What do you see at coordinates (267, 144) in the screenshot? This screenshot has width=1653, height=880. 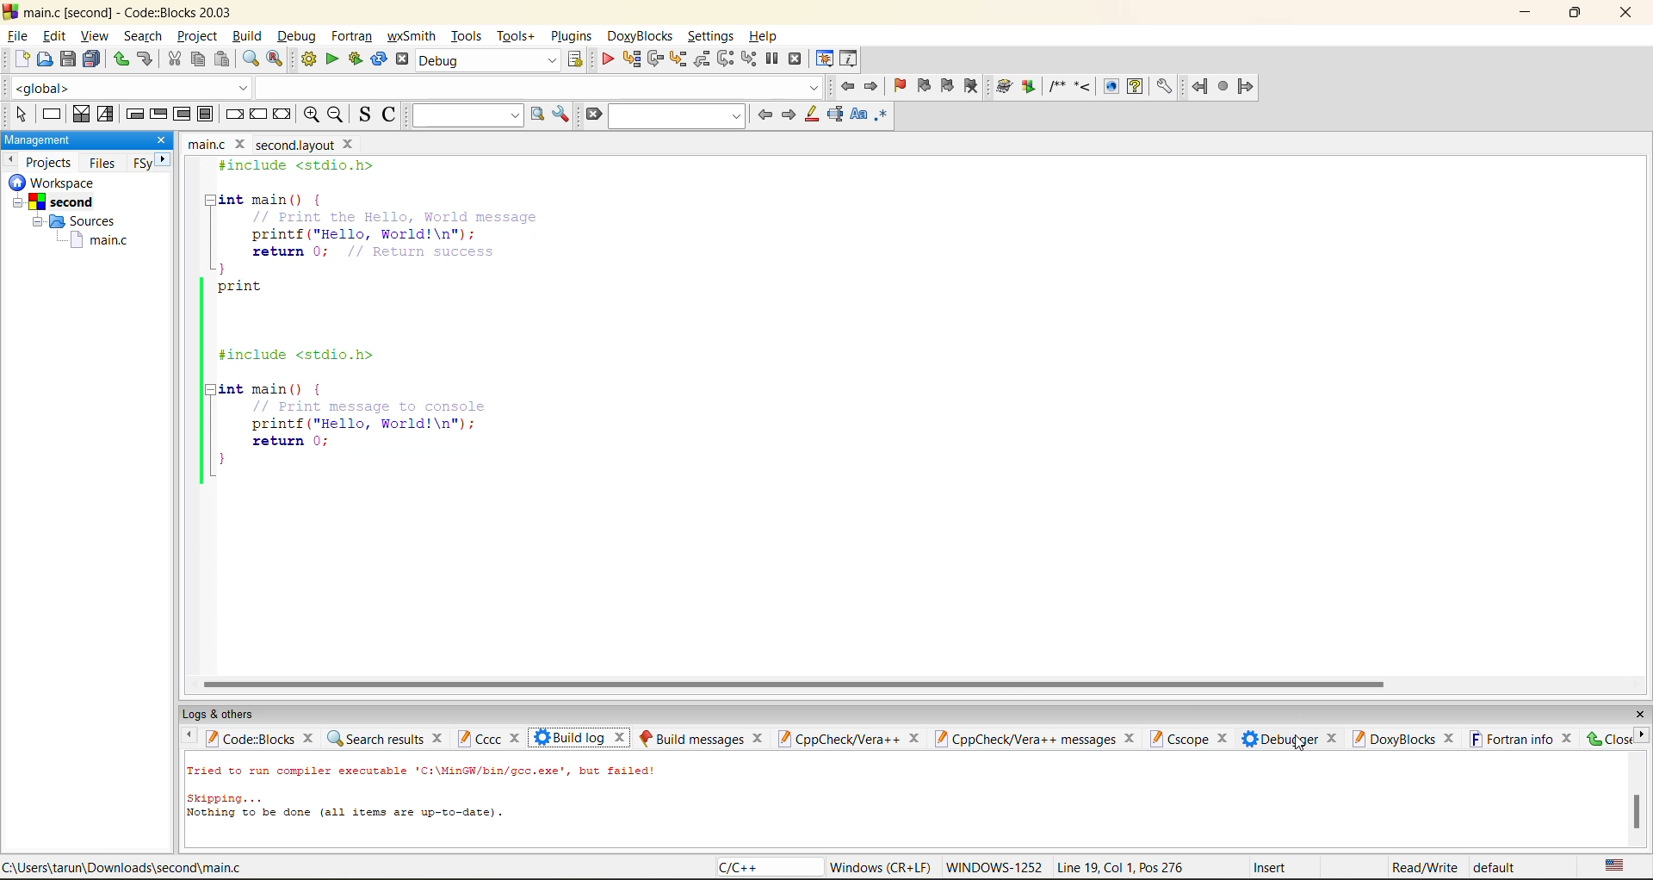 I see `file name` at bounding box center [267, 144].